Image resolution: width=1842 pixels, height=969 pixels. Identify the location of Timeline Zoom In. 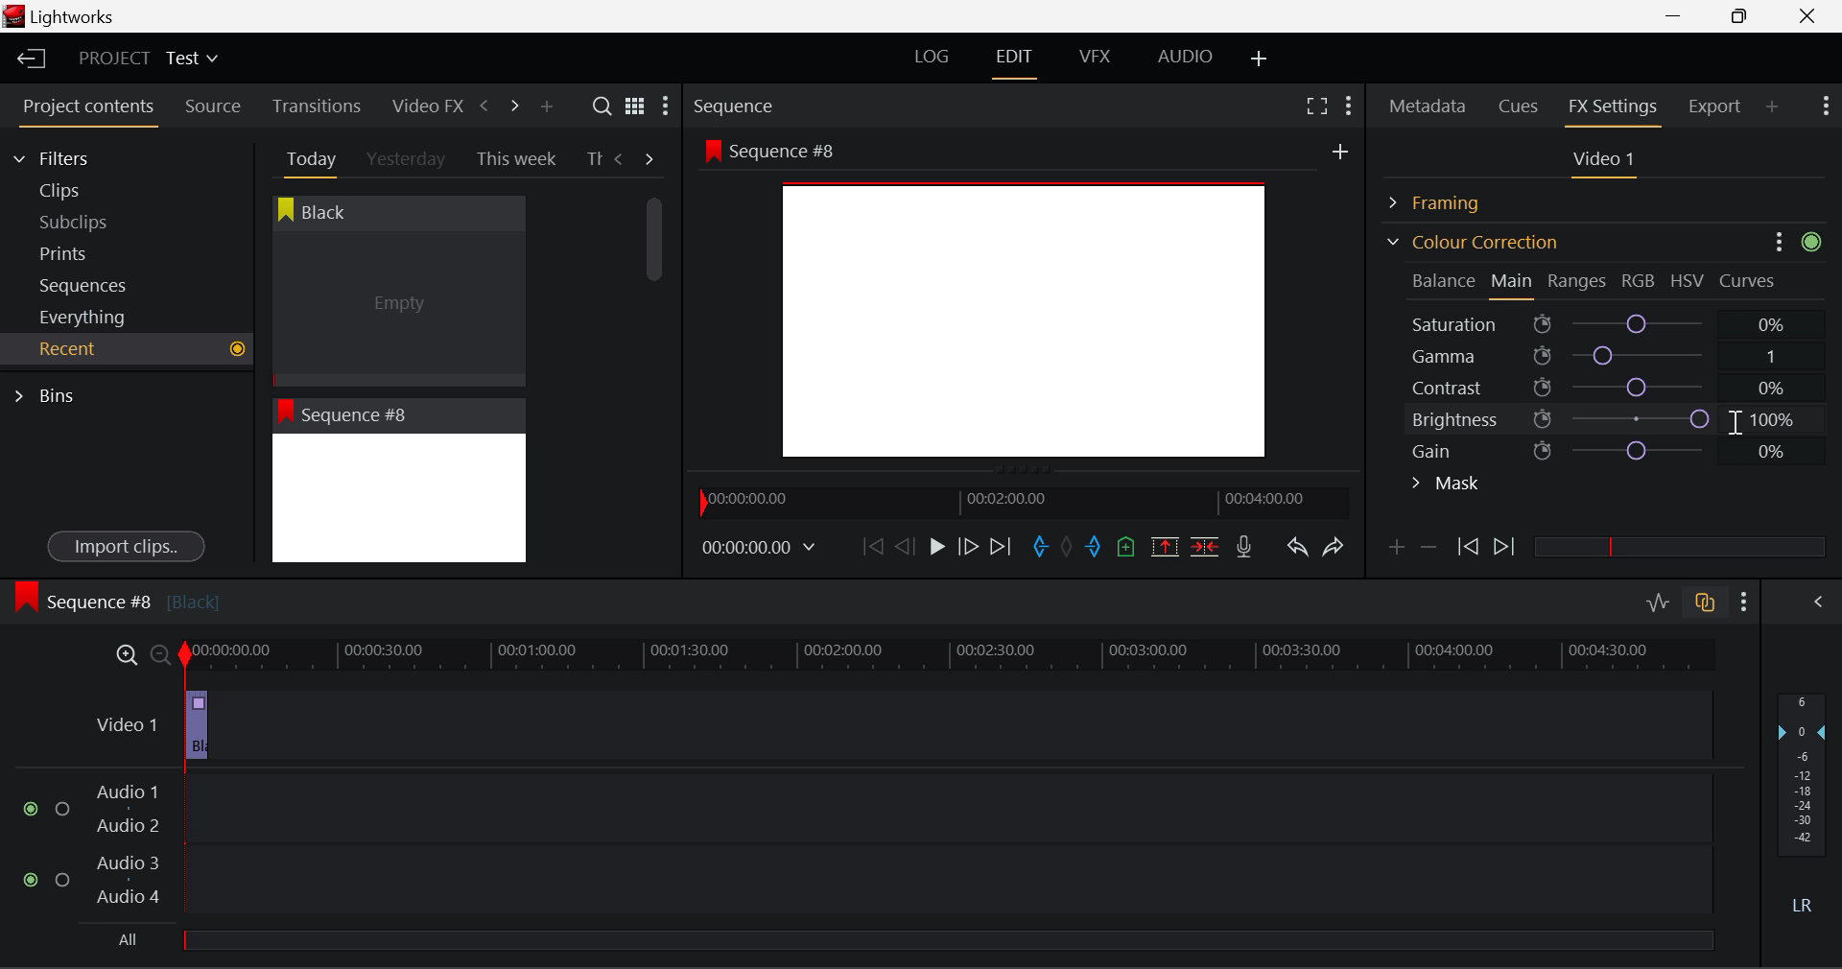
(123, 654).